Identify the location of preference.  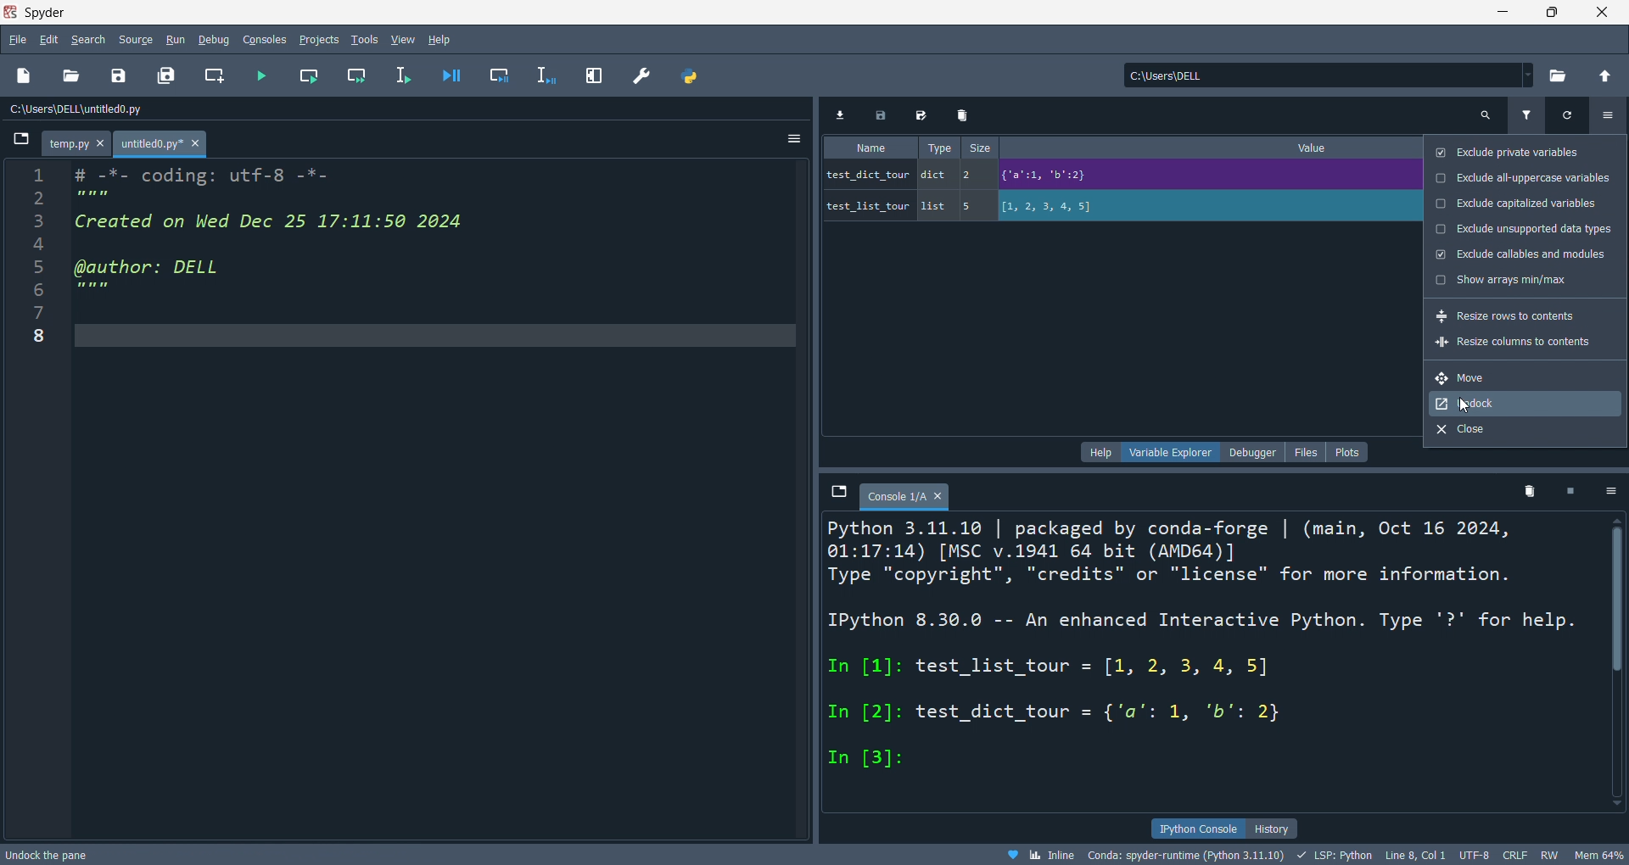
(641, 75).